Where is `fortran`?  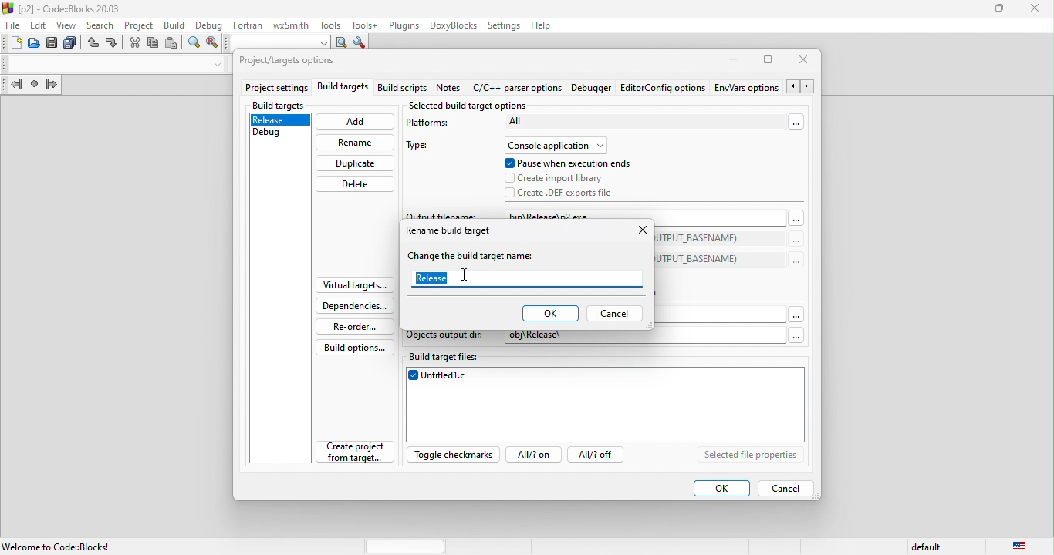
fortran is located at coordinates (245, 24).